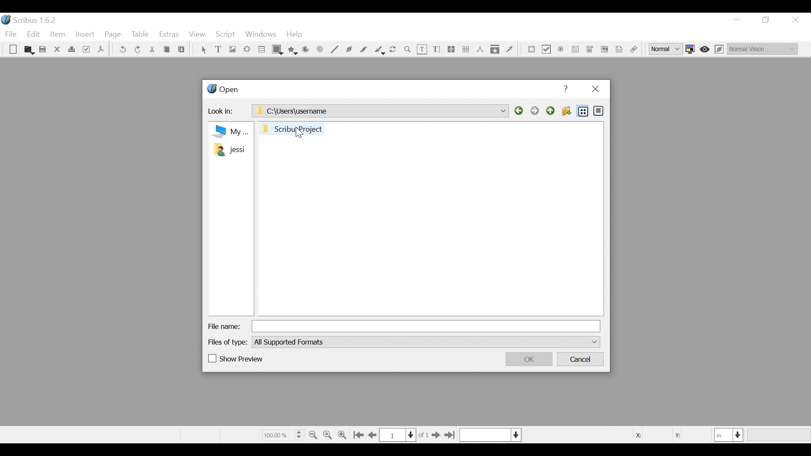 Image resolution: width=811 pixels, height=456 pixels. What do you see at coordinates (767, 20) in the screenshot?
I see `Restore` at bounding box center [767, 20].